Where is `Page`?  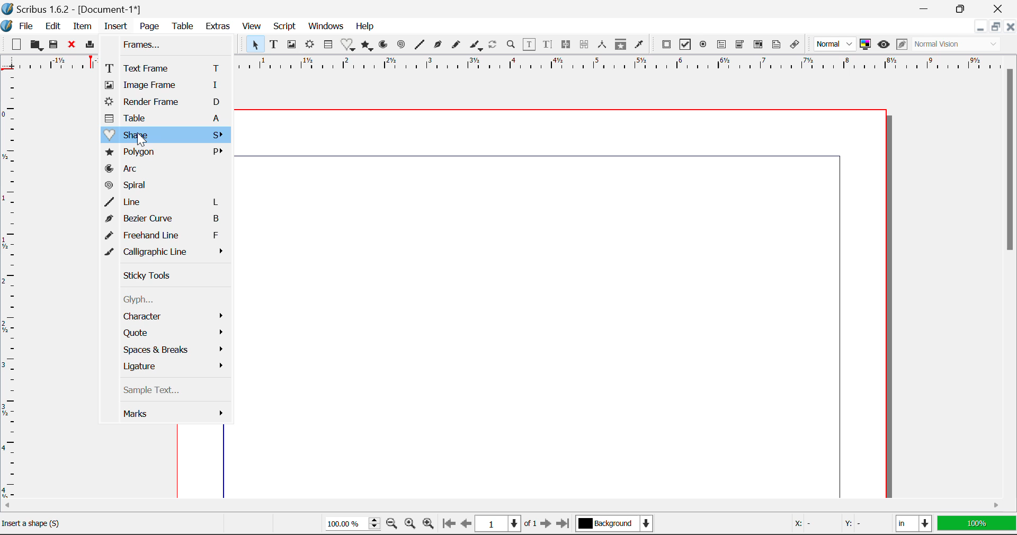
Page is located at coordinates (150, 26).